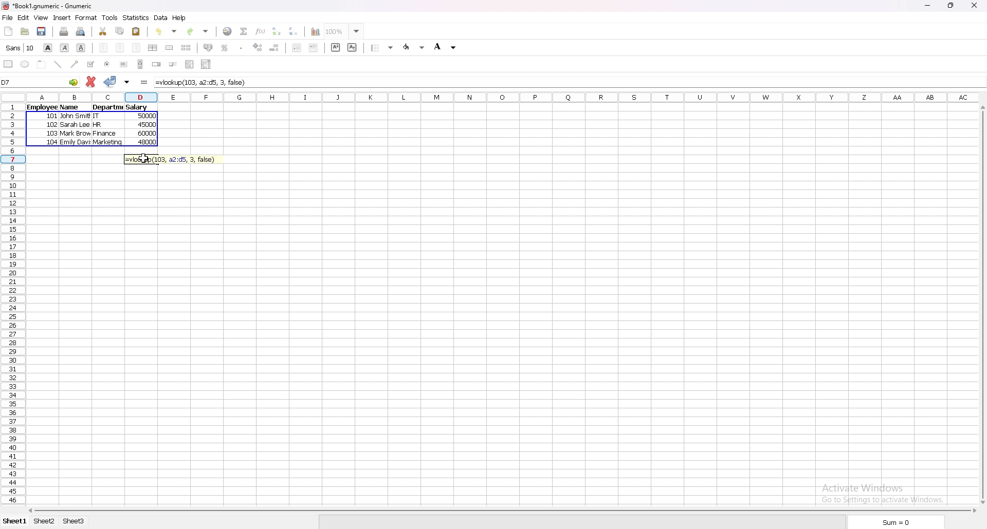 The height and width of the screenshot is (529, 987). What do you see at coordinates (42, 64) in the screenshot?
I see `frame` at bounding box center [42, 64].